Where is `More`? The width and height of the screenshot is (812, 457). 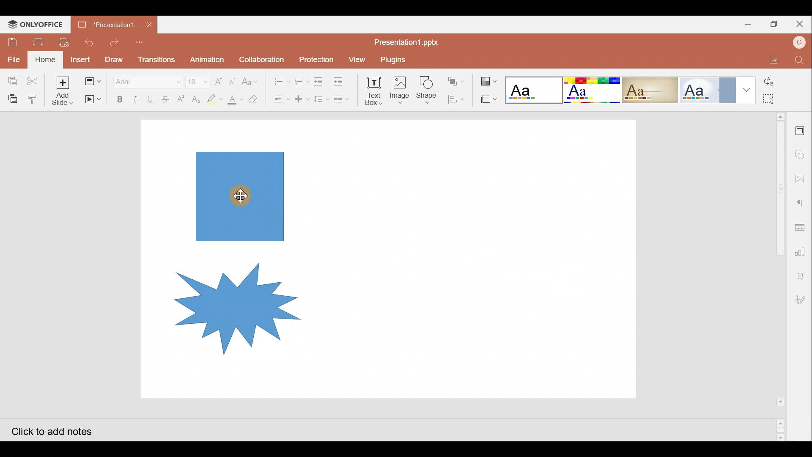 More is located at coordinates (744, 91).